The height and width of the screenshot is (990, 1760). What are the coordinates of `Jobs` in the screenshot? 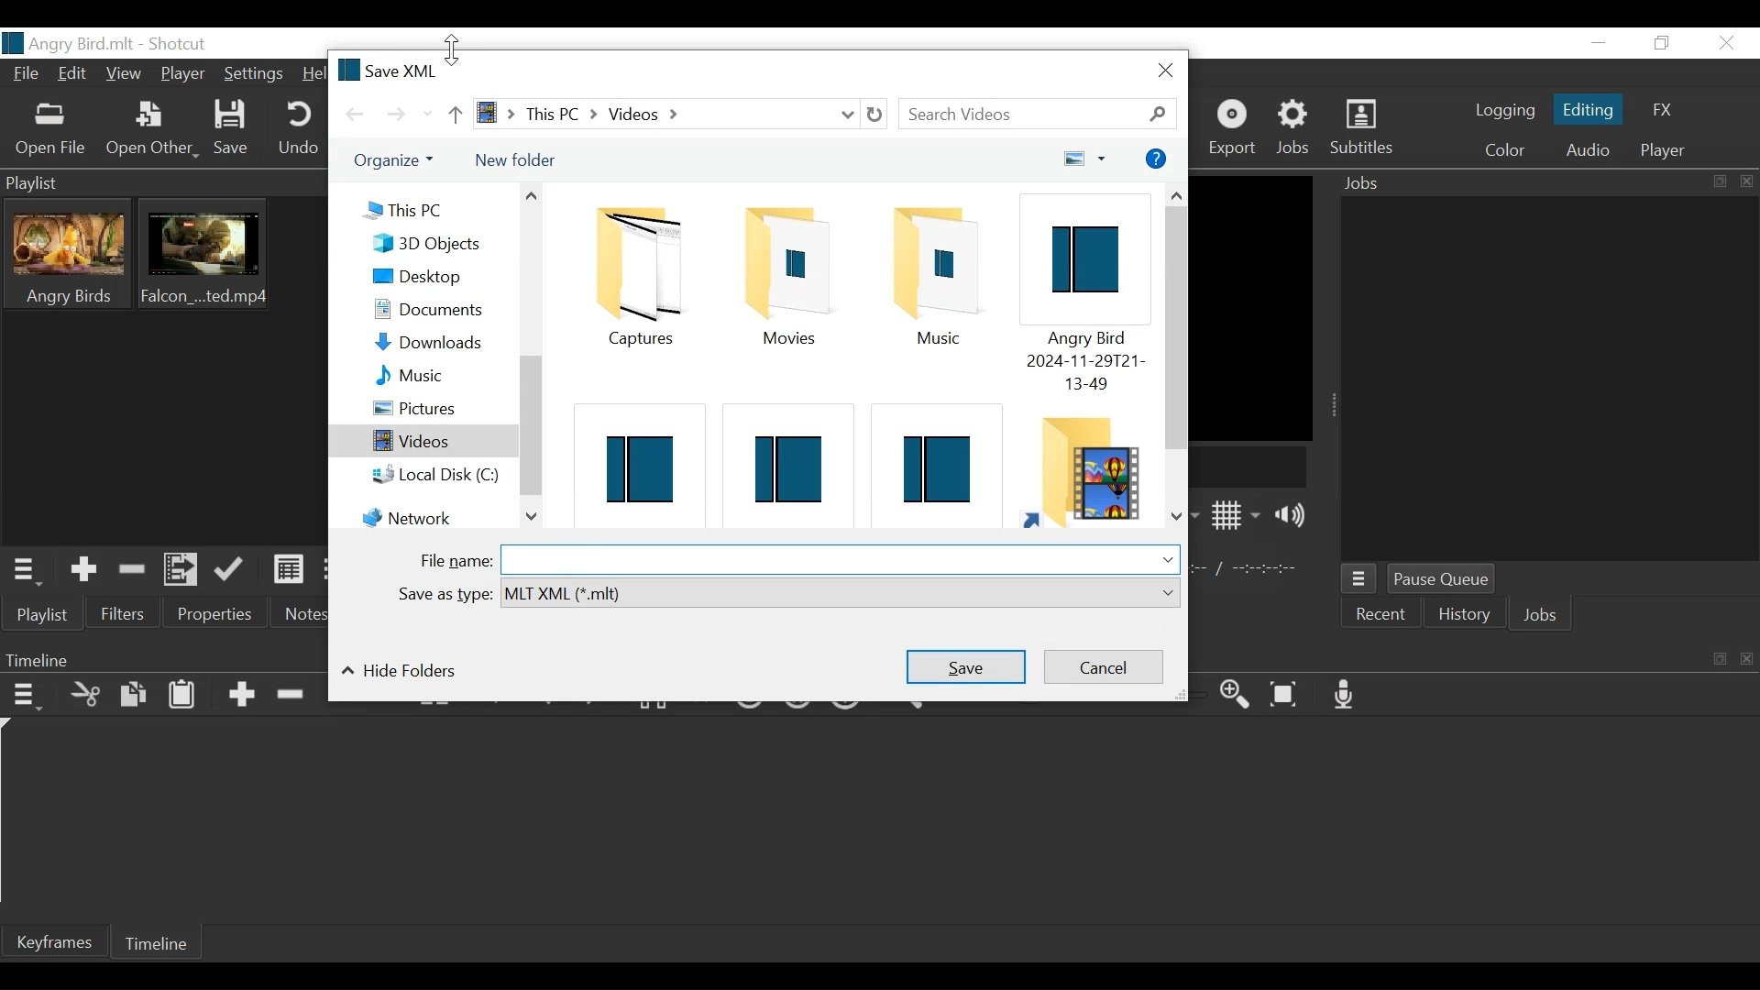 It's located at (1294, 128).